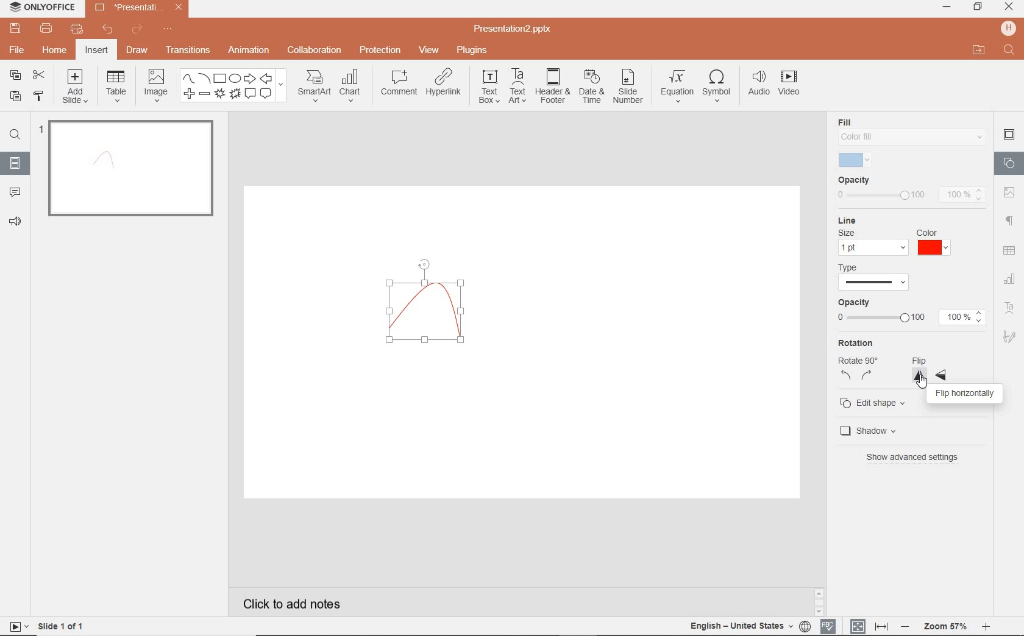  What do you see at coordinates (313, 87) in the screenshot?
I see `SMART ART` at bounding box center [313, 87].